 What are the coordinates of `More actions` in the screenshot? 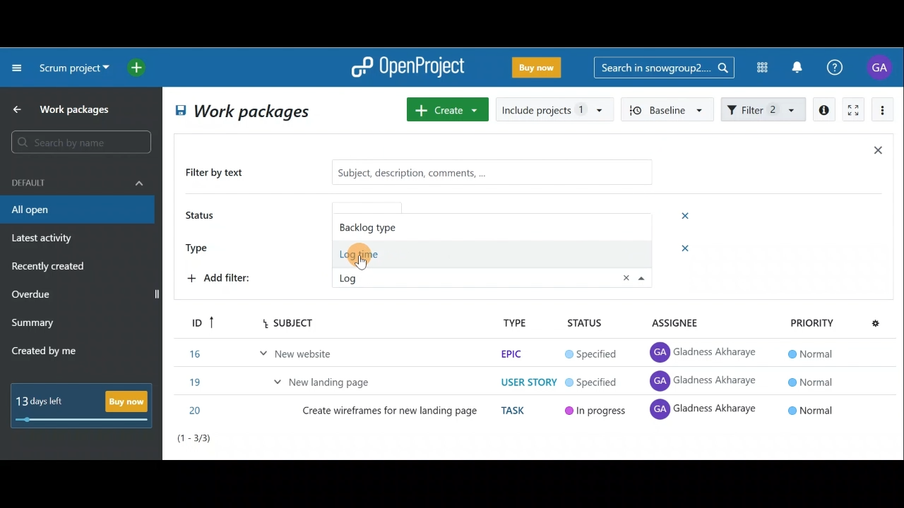 It's located at (883, 112).